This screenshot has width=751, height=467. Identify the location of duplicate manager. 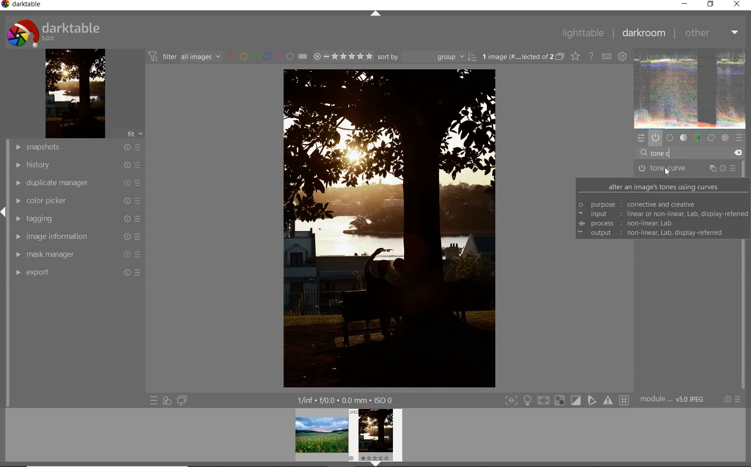
(74, 183).